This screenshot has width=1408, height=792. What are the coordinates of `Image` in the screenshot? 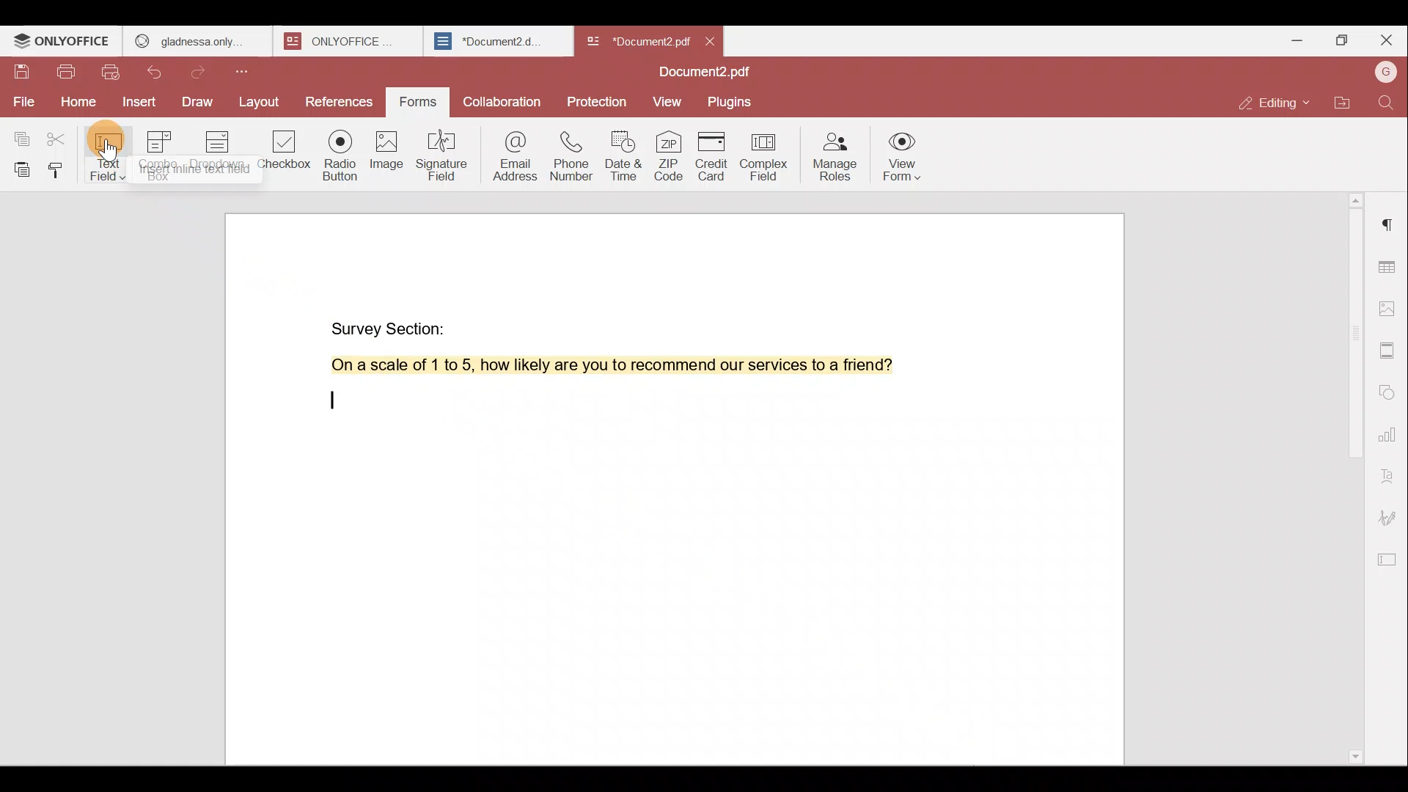 It's located at (385, 154).